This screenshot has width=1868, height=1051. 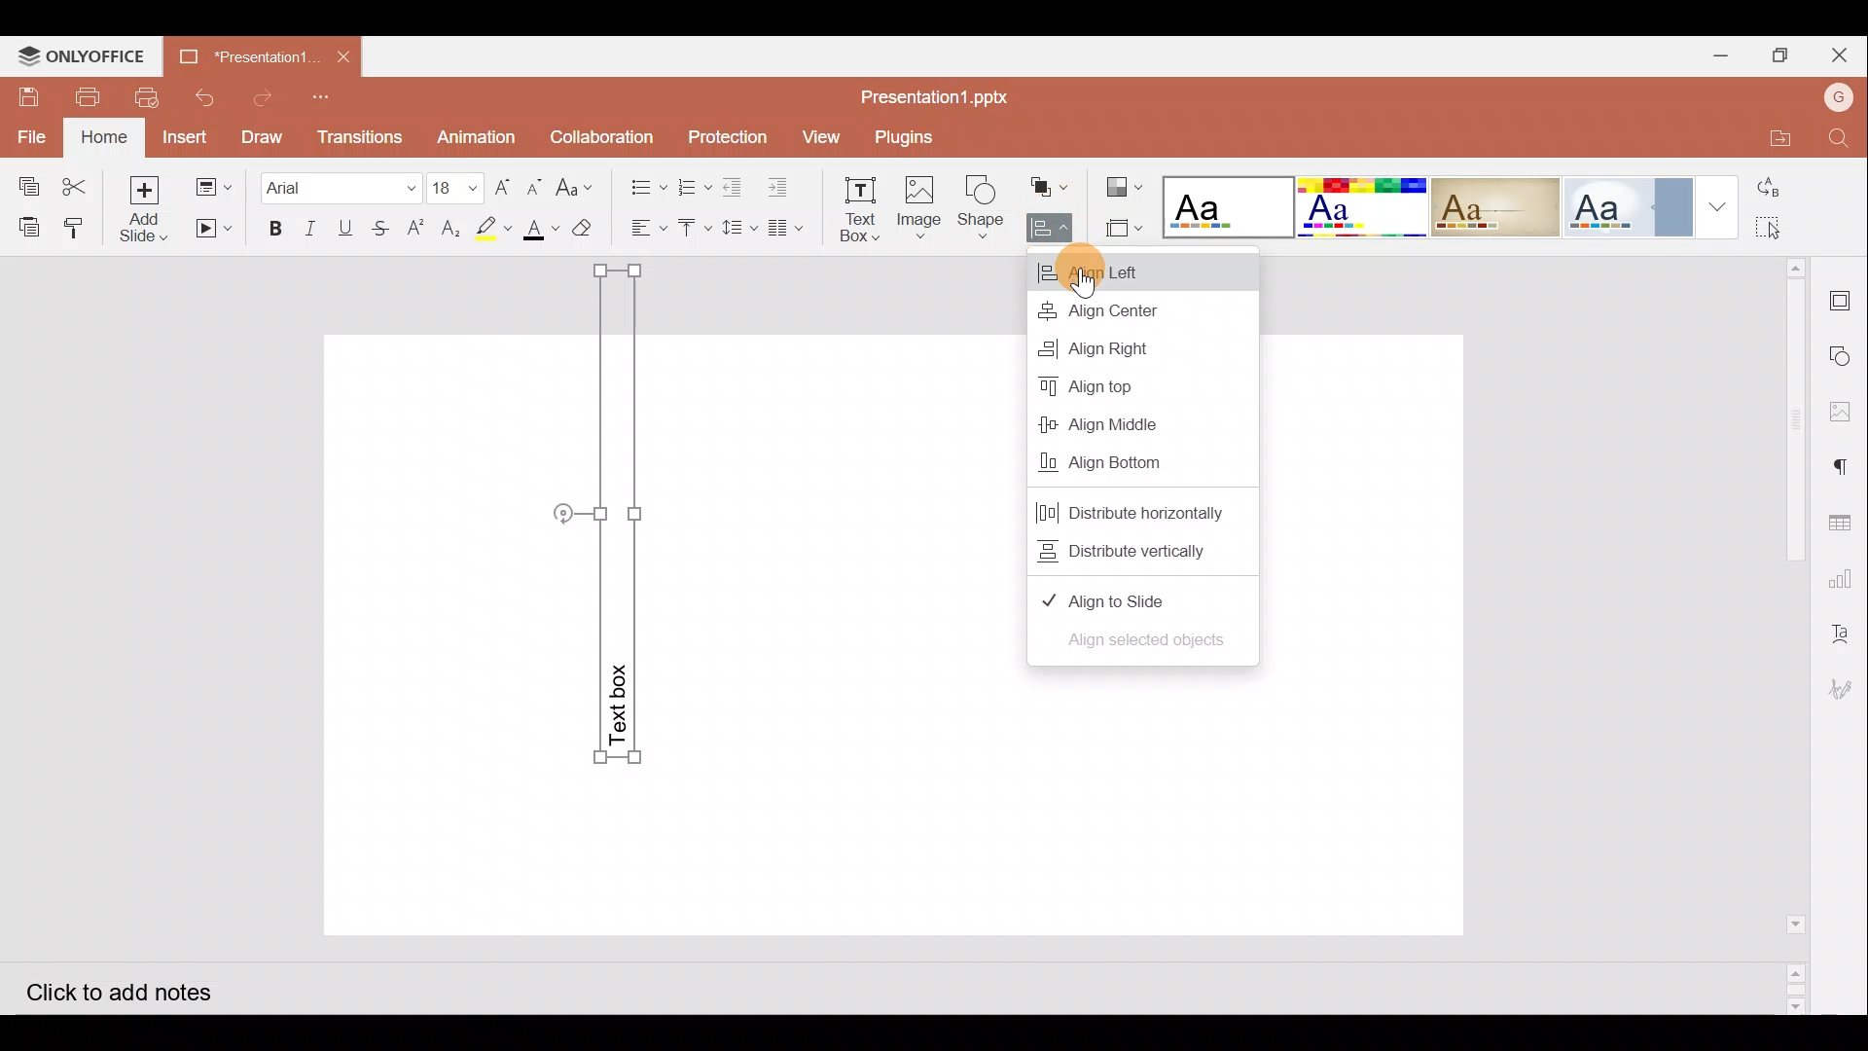 What do you see at coordinates (736, 186) in the screenshot?
I see `Decrease indent` at bounding box center [736, 186].